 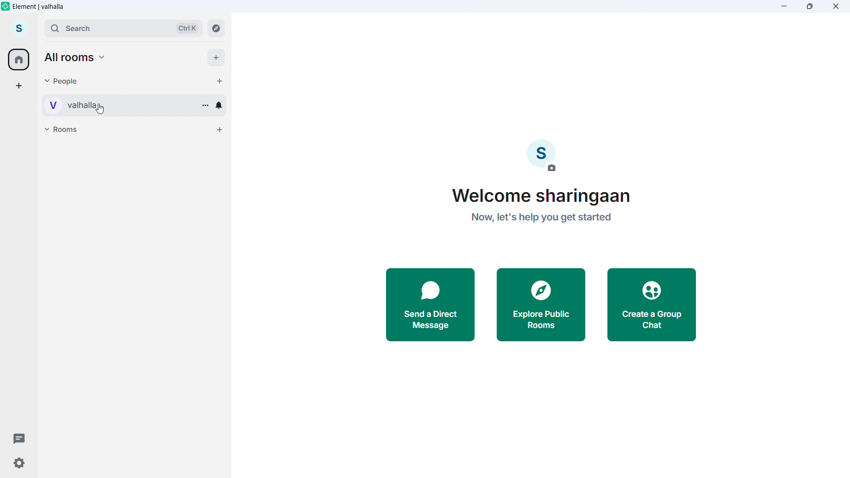 I want to click on send a ditect message, so click(x=430, y=305).